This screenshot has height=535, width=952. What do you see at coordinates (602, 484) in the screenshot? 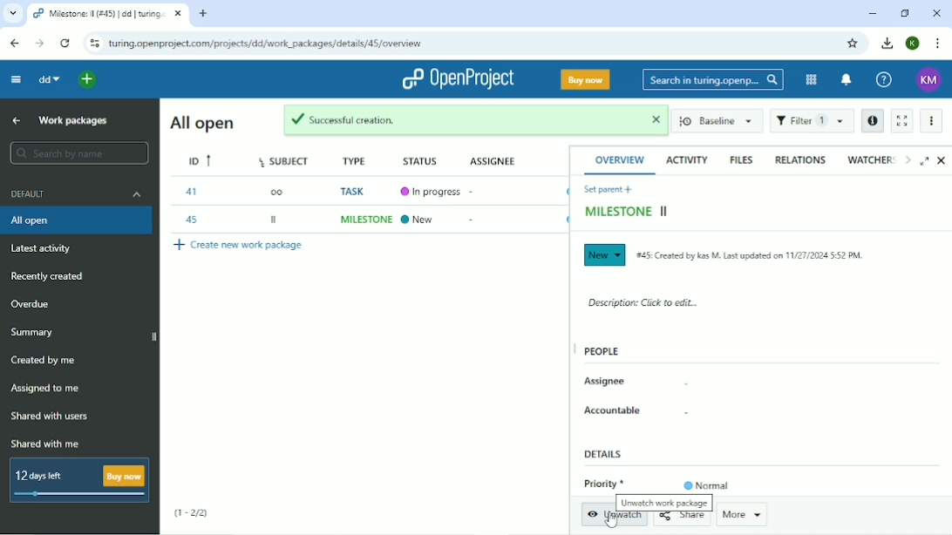
I see `Priority` at bounding box center [602, 484].